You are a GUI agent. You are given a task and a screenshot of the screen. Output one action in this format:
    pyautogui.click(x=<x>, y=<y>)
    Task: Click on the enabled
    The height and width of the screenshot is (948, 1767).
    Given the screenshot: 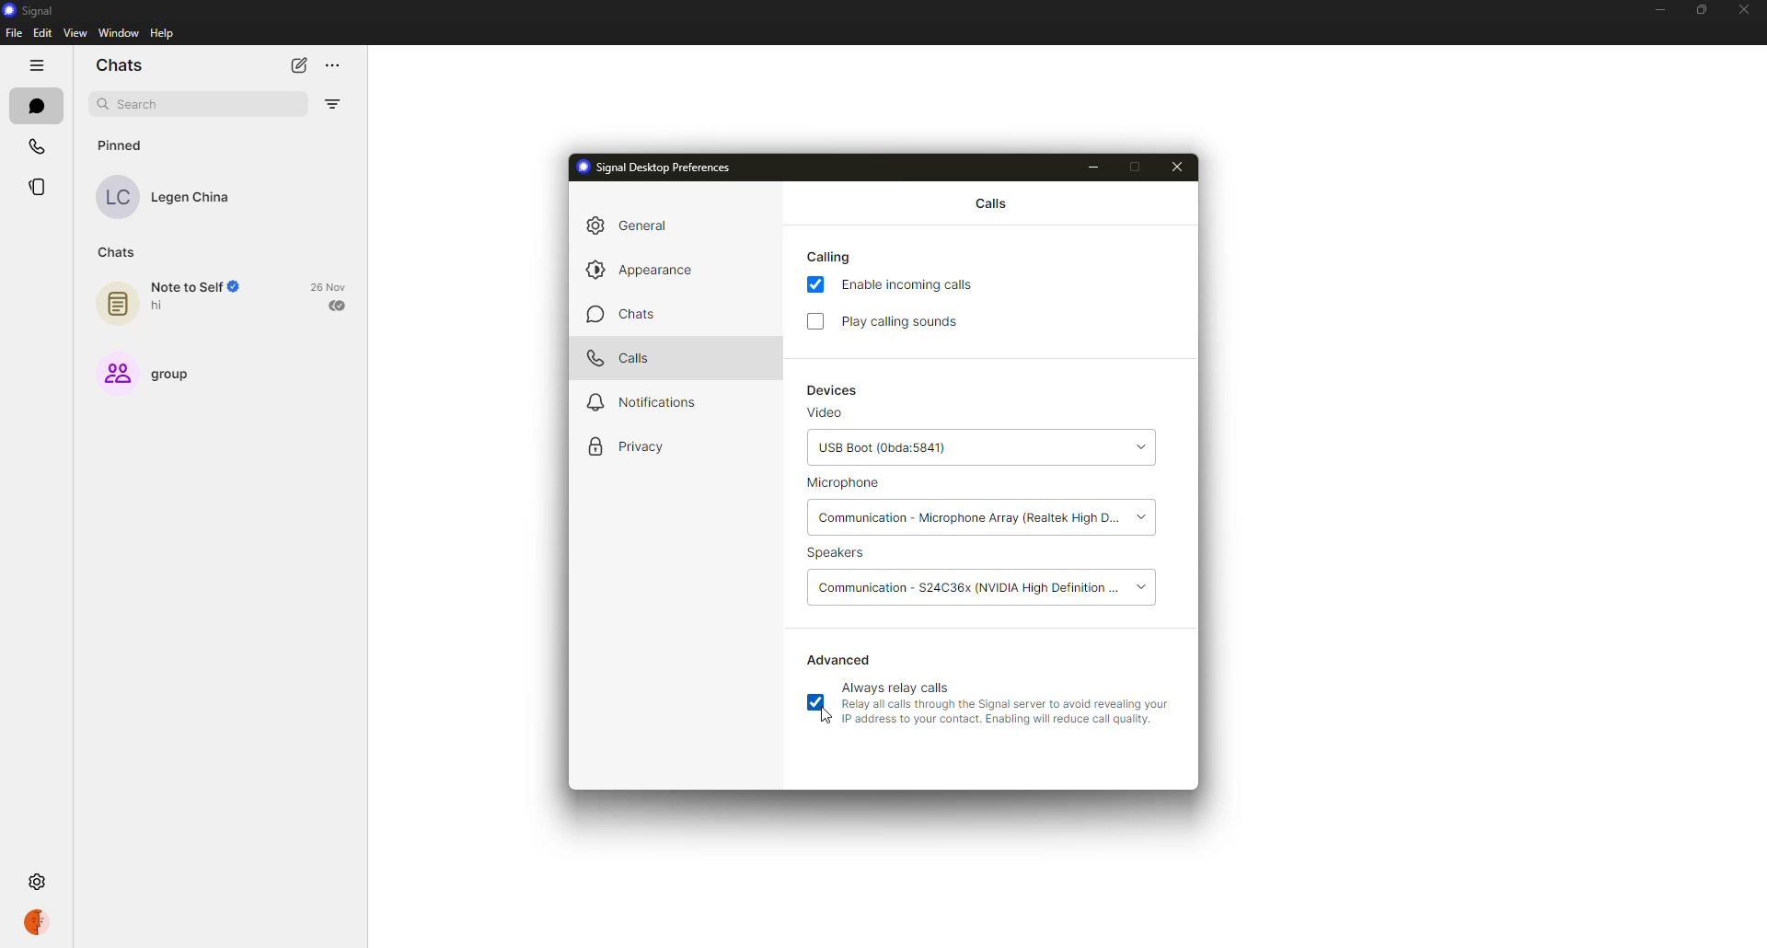 What is the action you would take?
    pyautogui.click(x=815, y=286)
    